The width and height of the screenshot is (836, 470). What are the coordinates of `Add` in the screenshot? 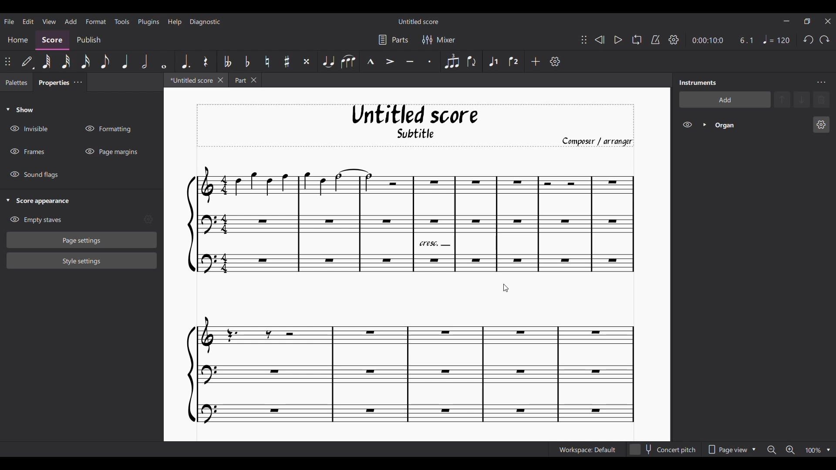 It's located at (535, 61).